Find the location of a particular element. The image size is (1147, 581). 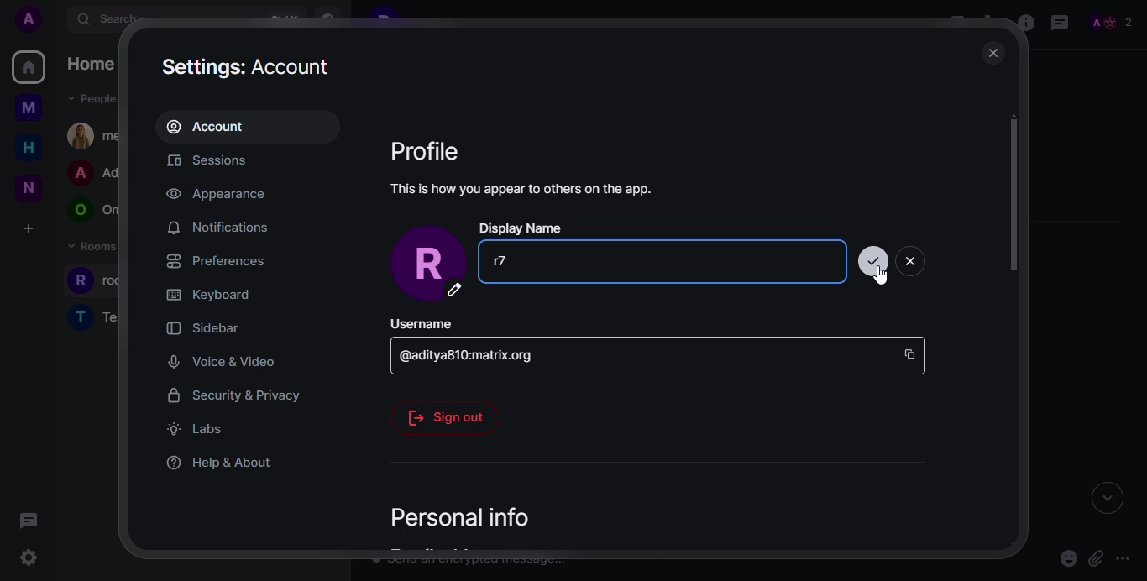

people is located at coordinates (94, 174).